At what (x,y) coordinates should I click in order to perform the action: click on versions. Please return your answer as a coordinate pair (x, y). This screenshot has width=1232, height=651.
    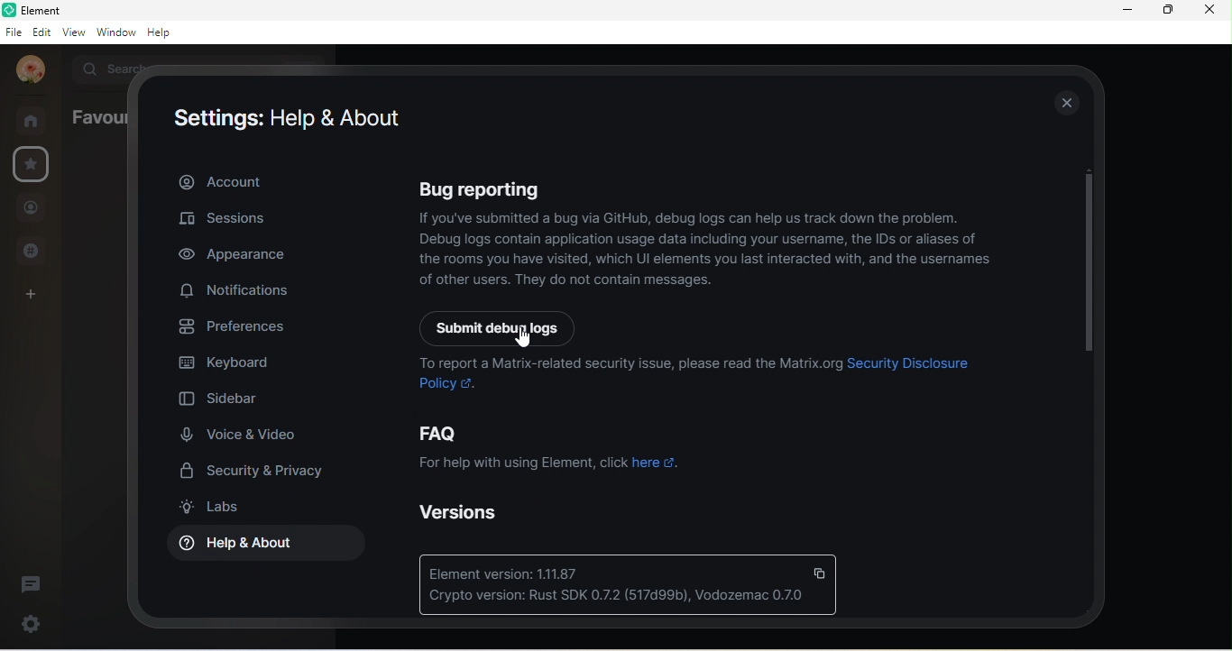
    Looking at the image, I should click on (464, 513).